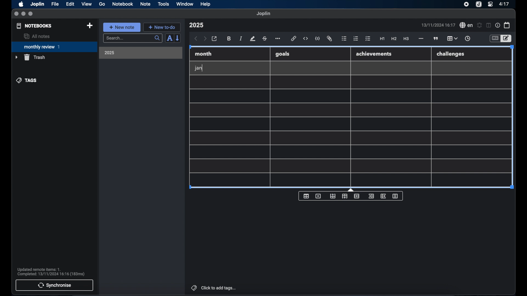 The height and width of the screenshot is (296, 527). I want to click on inline code, so click(305, 39).